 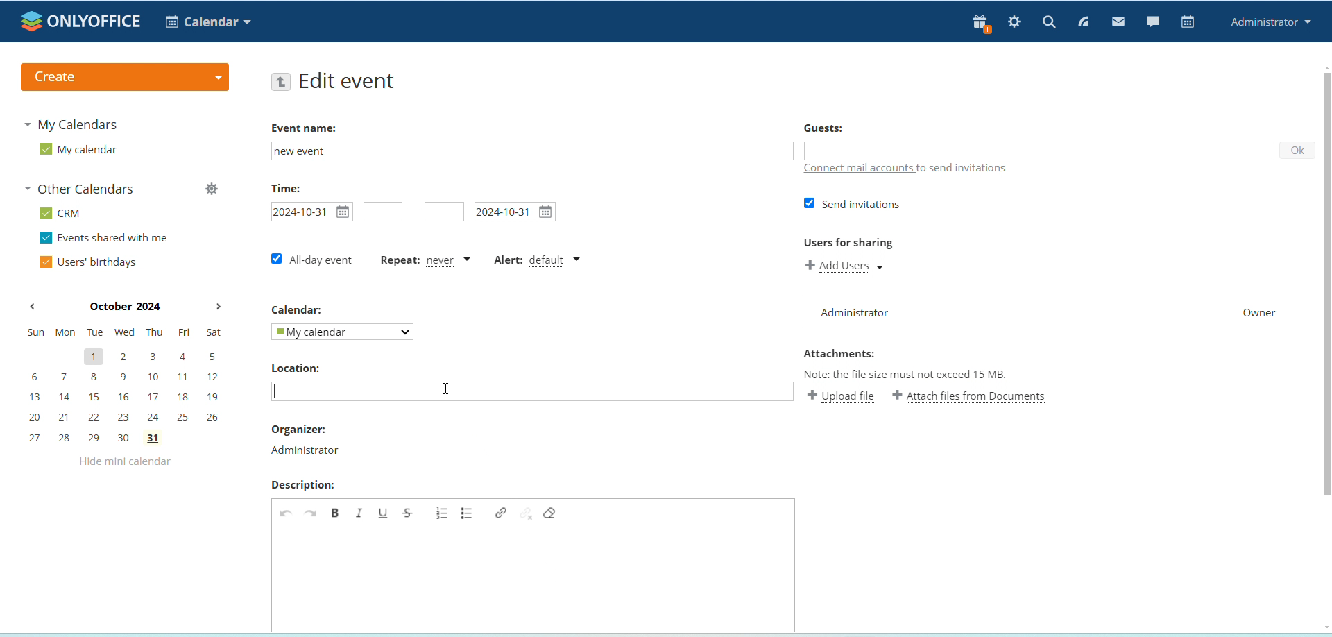 I want to click on upload file, so click(x=842, y=396).